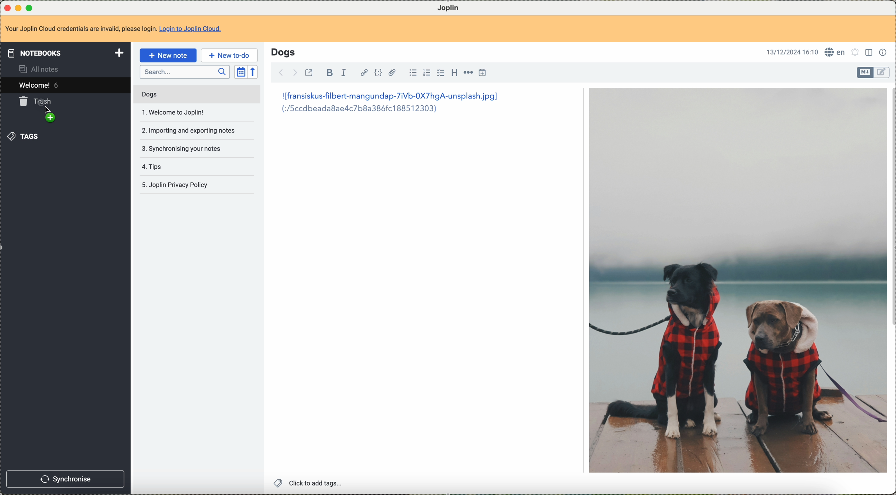 Image resolution: width=896 pixels, height=495 pixels. What do you see at coordinates (426, 73) in the screenshot?
I see `numbered list` at bounding box center [426, 73].